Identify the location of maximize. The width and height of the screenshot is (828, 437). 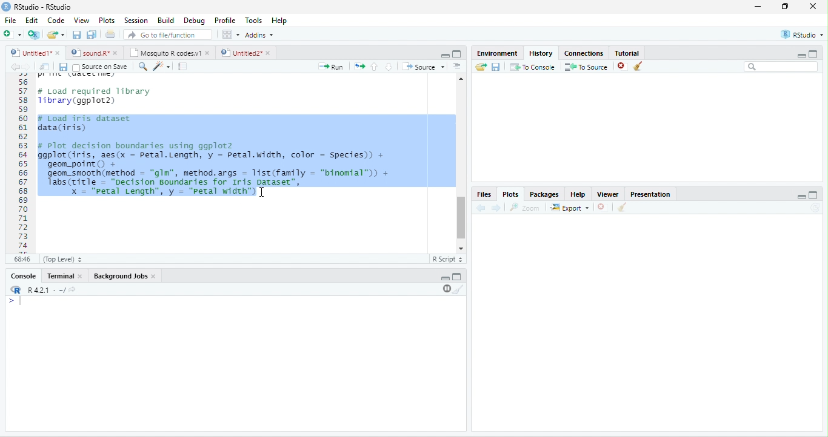
(457, 54).